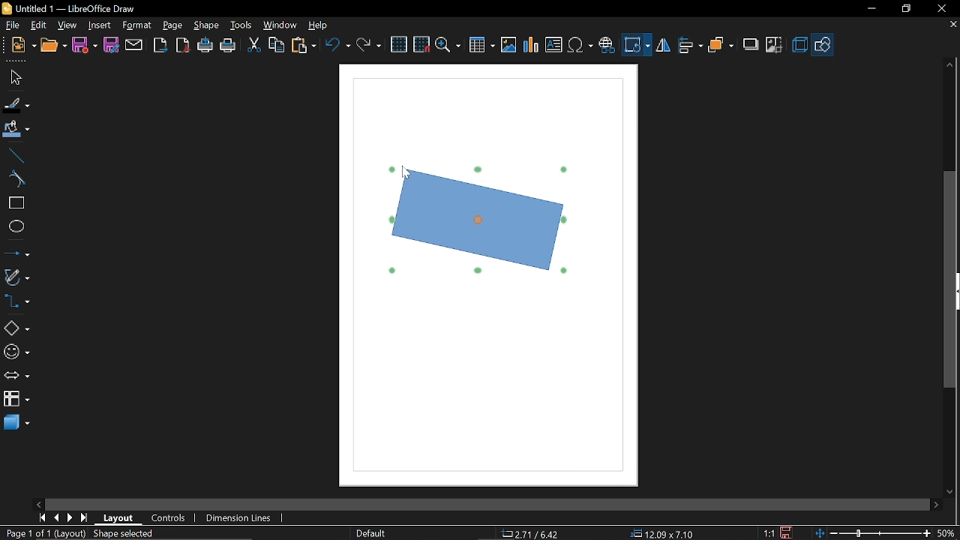 This screenshot has height=540, width=960. Describe the element at coordinates (935, 505) in the screenshot. I see `Move right` at that location.